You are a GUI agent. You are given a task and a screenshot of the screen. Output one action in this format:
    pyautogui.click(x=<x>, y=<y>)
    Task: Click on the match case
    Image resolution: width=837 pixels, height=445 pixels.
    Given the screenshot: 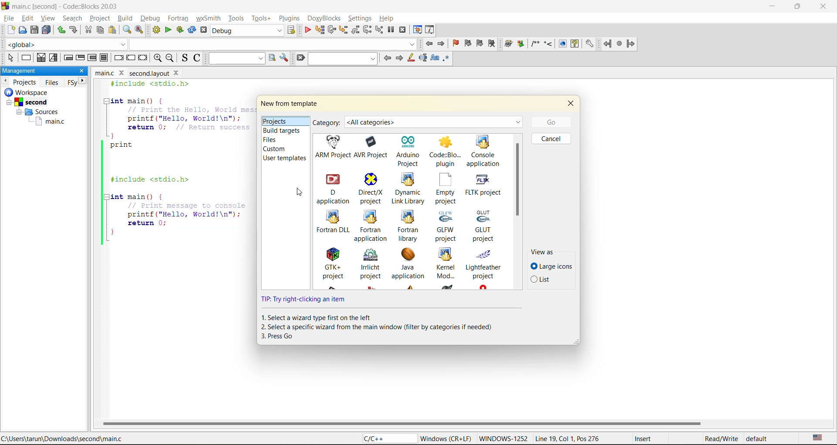 What is the action you would take?
    pyautogui.click(x=436, y=60)
    